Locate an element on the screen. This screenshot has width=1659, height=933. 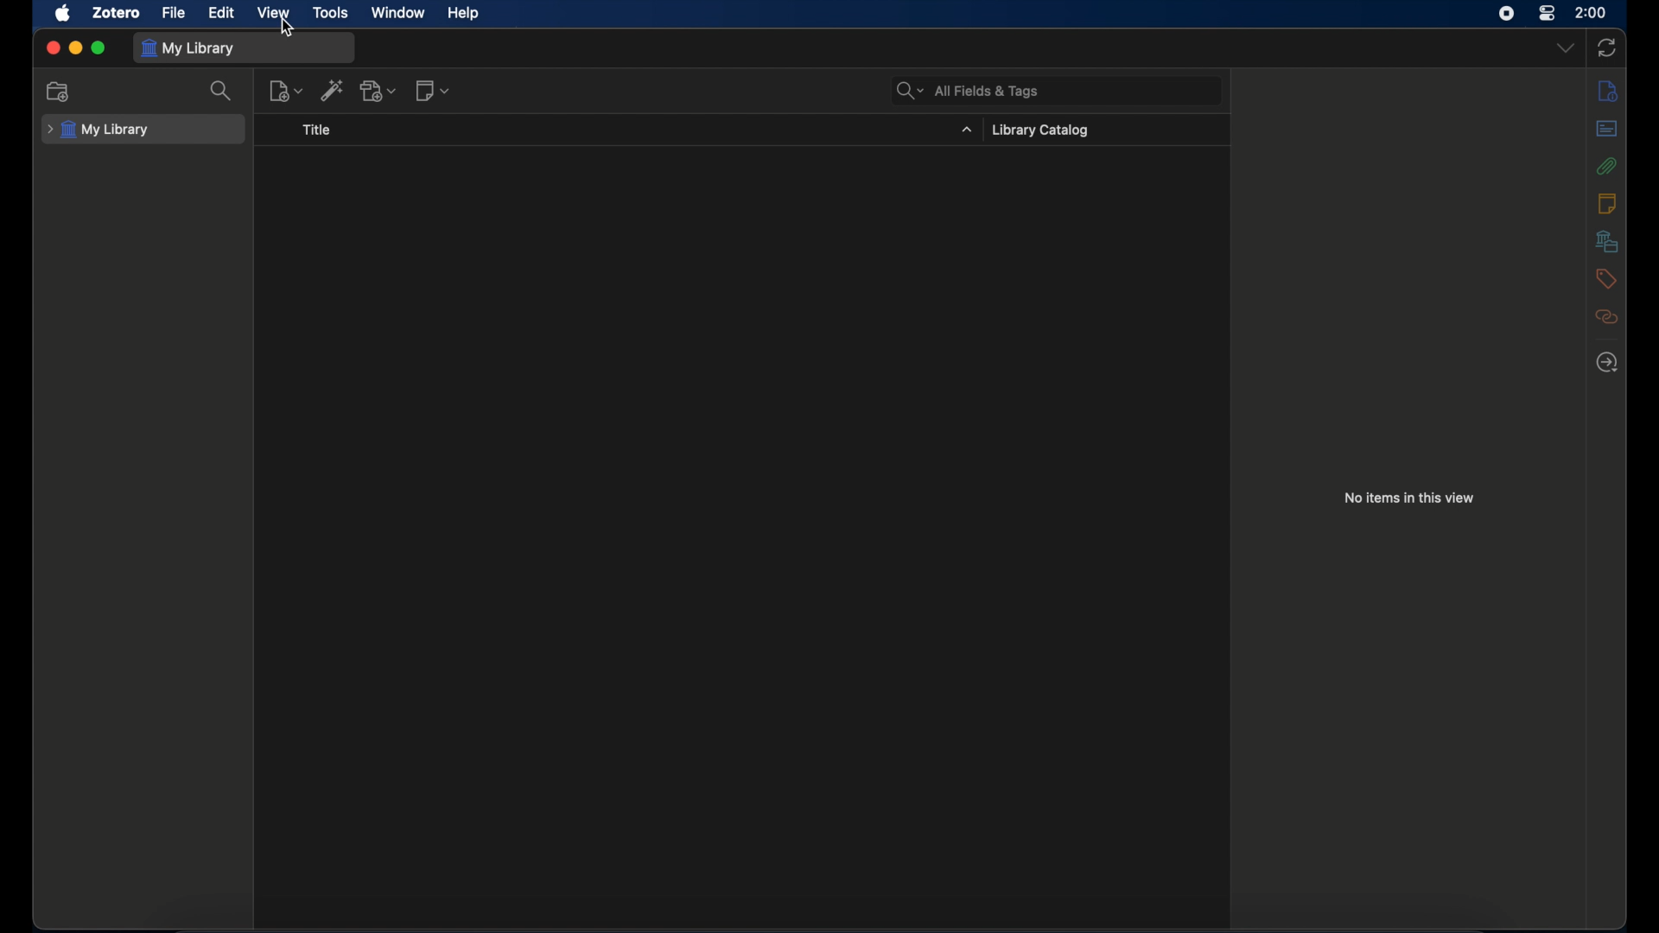
maximize is located at coordinates (98, 46).